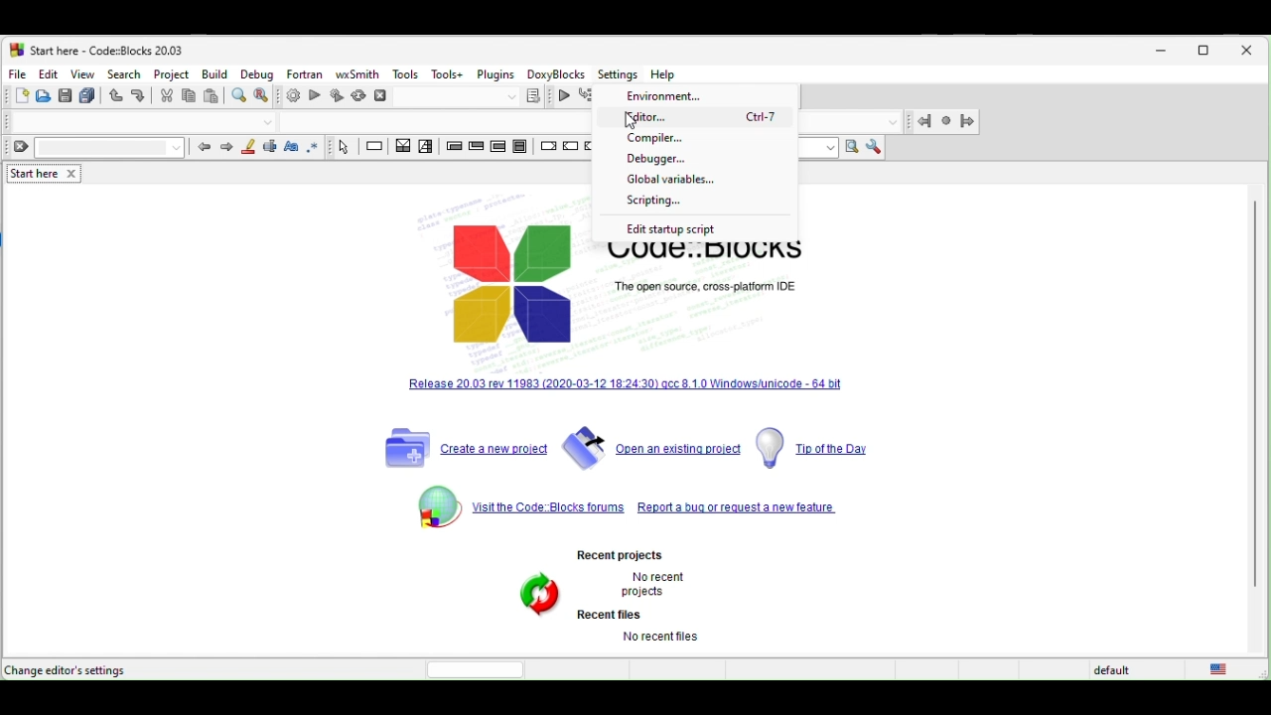 This screenshot has width=1271, height=715. I want to click on doxyblocks, so click(558, 74).